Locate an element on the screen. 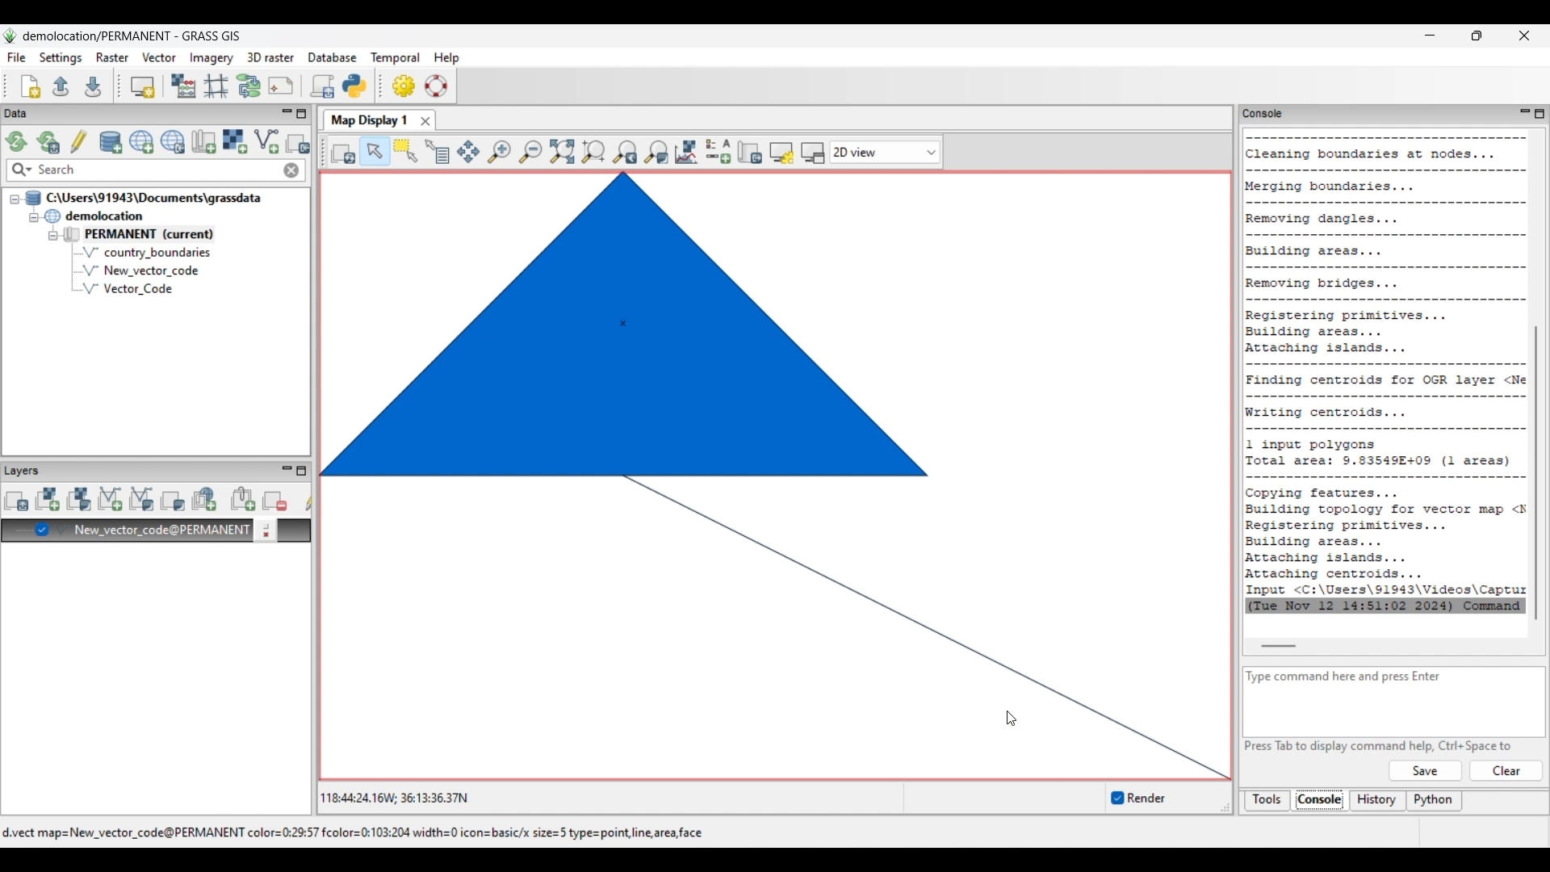 The width and height of the screenshot is (1550, 872). Map Display 1 tab is located at coordinates (367, 119).